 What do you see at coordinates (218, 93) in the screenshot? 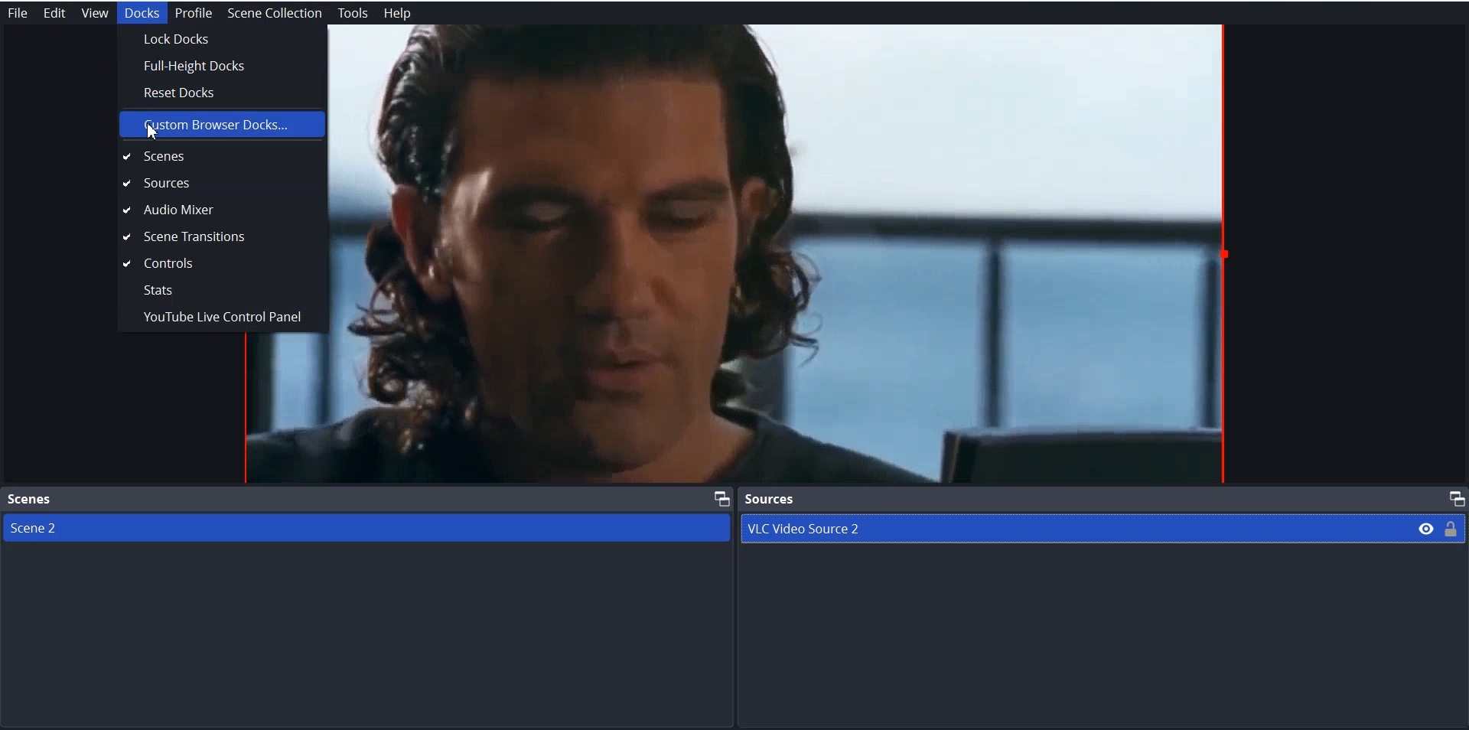
I see `Reset Docks` at bounding box center [218, 93].